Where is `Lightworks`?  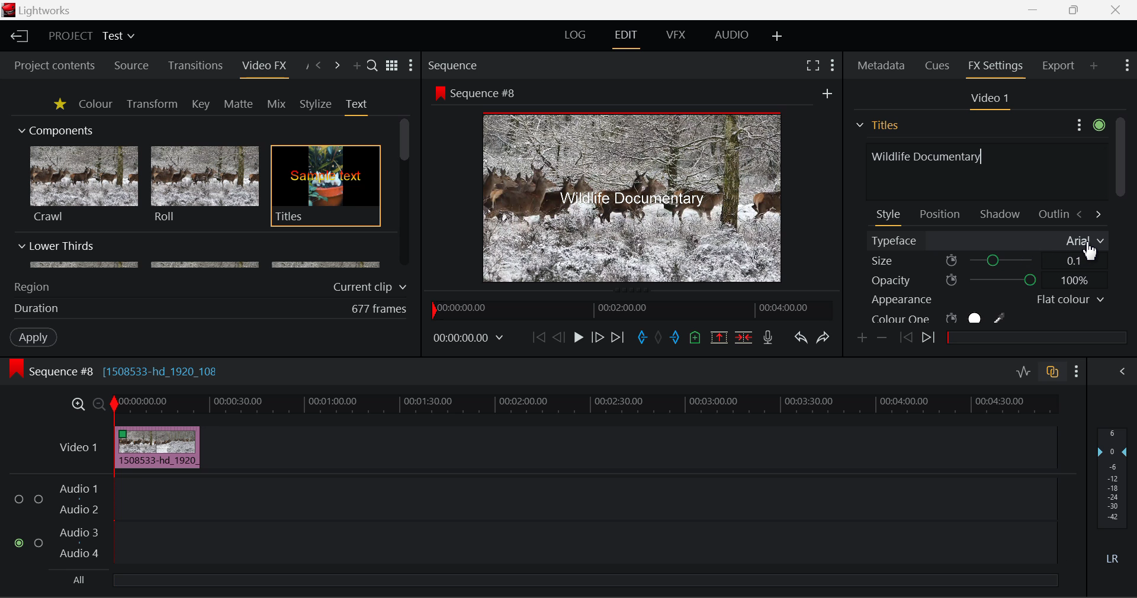
Lightworks is located at coordinates (46, 10).